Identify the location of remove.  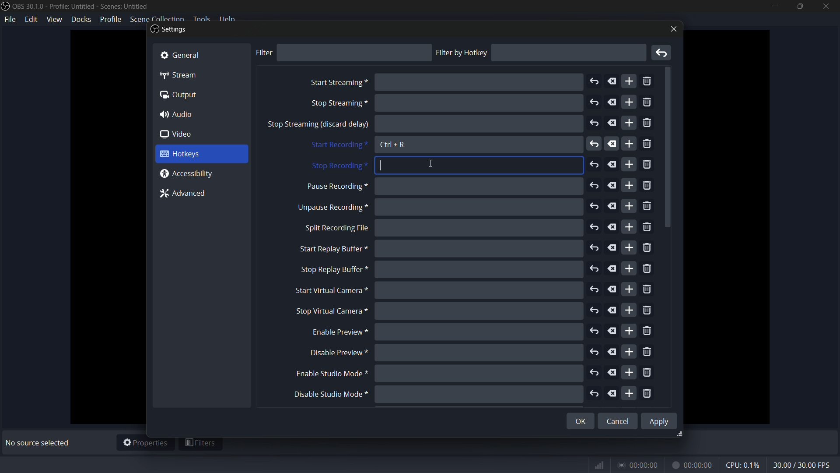
(648, 103).